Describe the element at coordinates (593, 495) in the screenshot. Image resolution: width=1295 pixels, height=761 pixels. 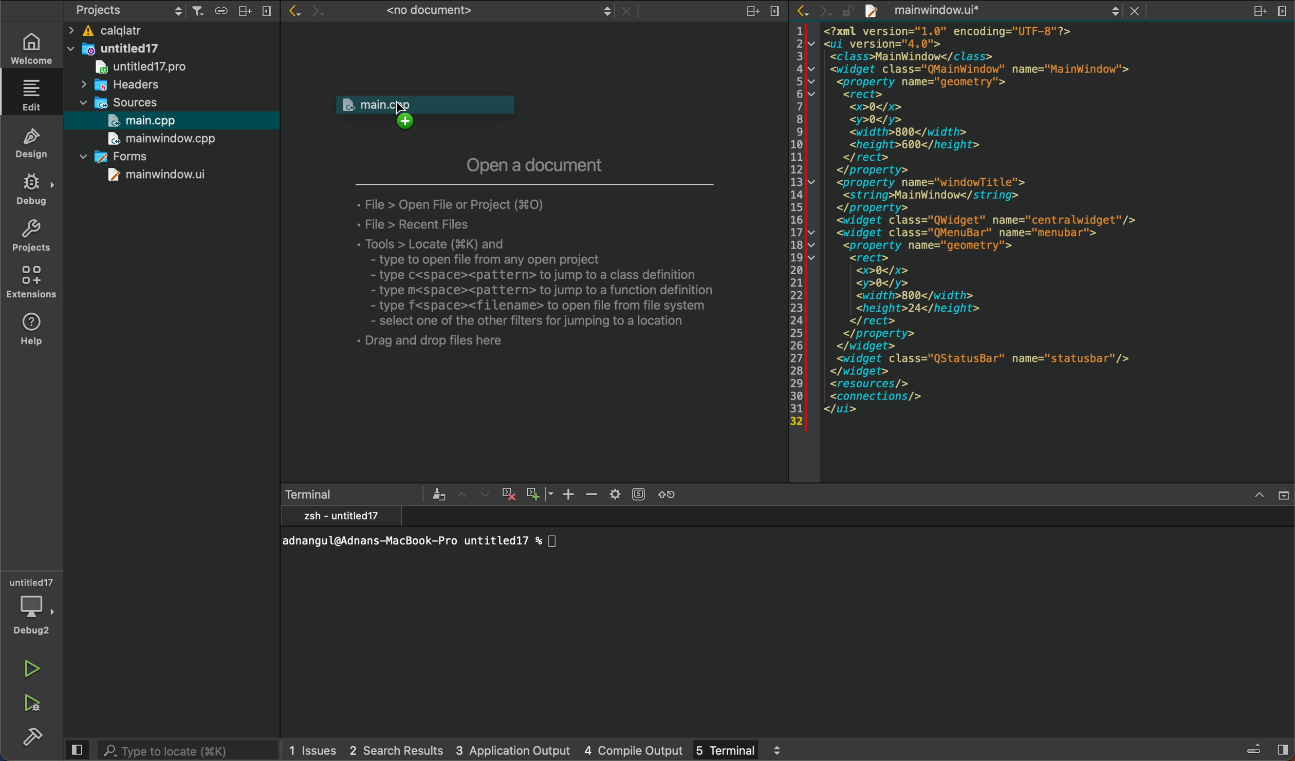
I see `zoom out` at that location.